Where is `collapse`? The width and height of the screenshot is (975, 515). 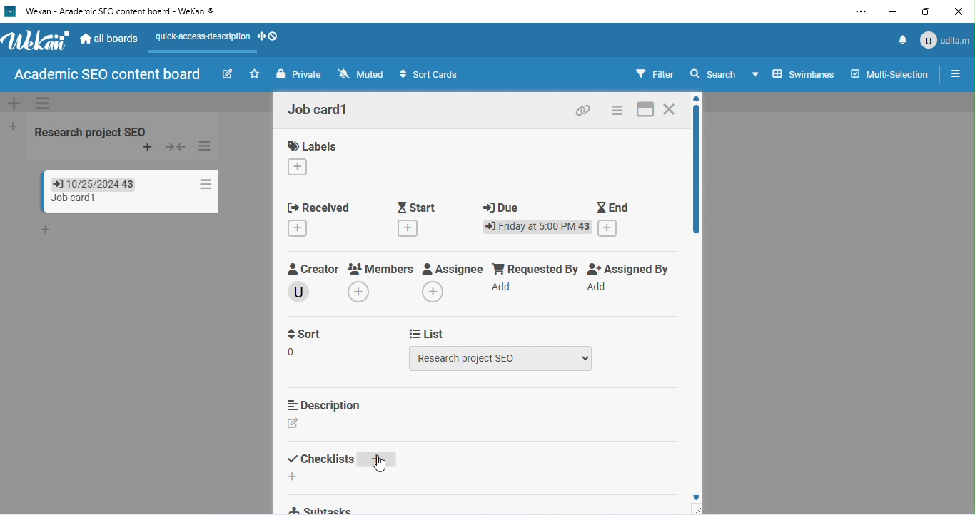
collapse is located at coordinates (177, 147).